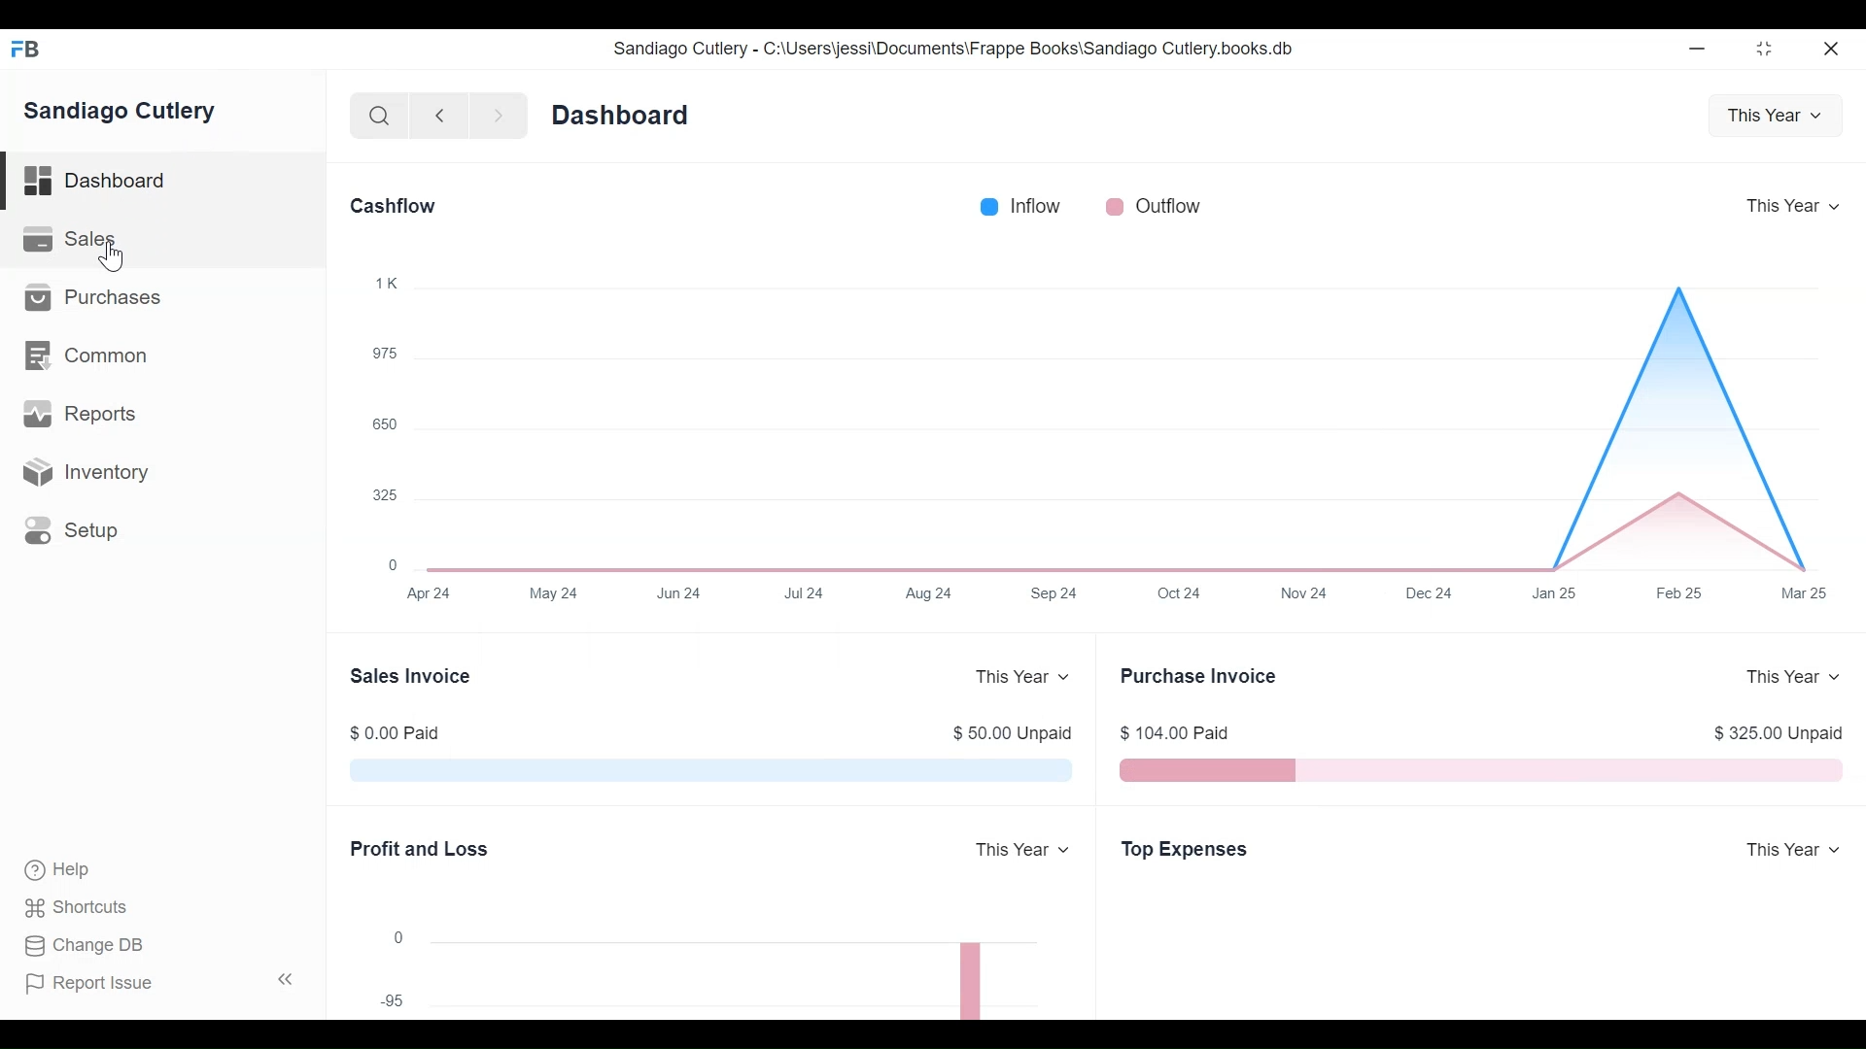 The width and height of the screenshot is (1866, 1049). What do you see at coordinates (951, 48) in the screenshot?
I see `Sandiago Cutlery - C:\Users\jessi\Documents\Frappe Books\Sandiago Cutlery.books.db` at bounding box center [951, 48].